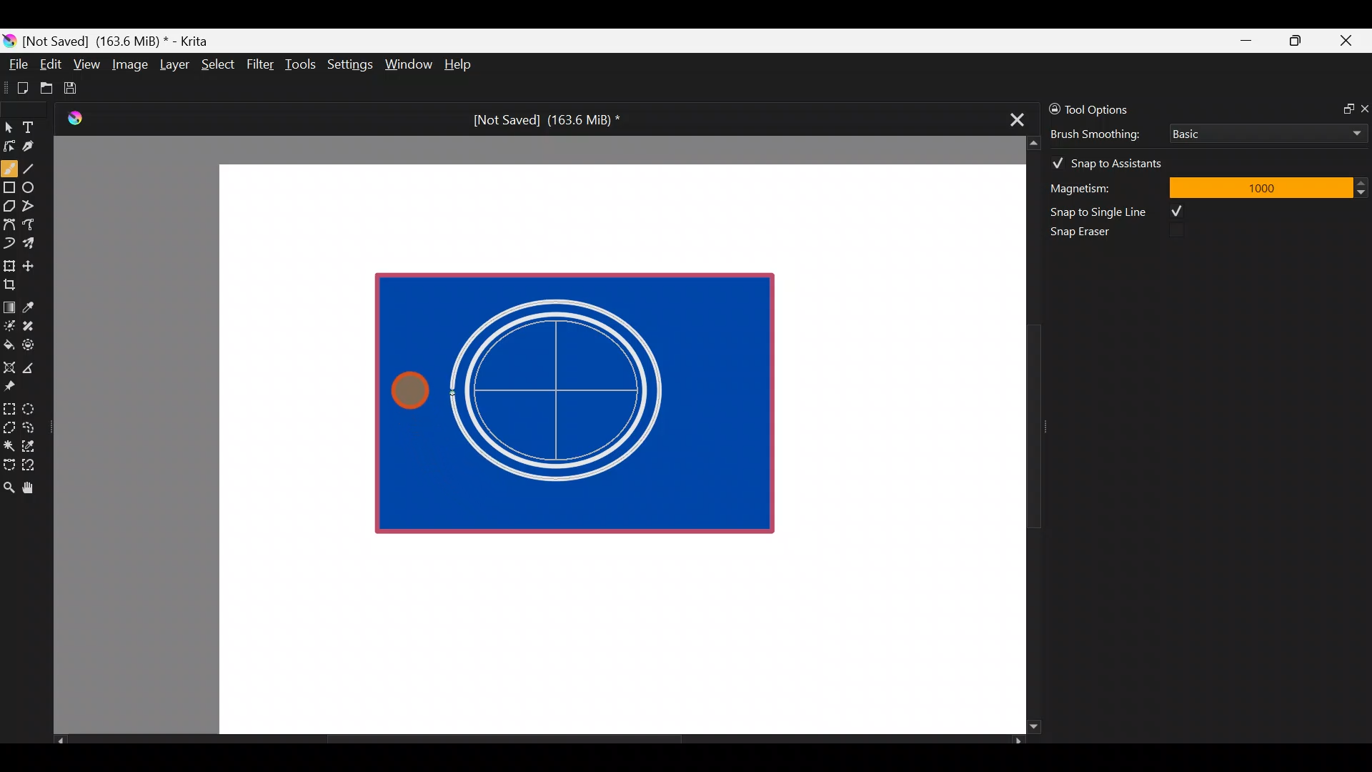 This screenshot has height=772, width=1372. What do you see at coordinates (1114, 160) in the screenshot?
I see `Snap to assistants` at bounding box center [1114, 160].